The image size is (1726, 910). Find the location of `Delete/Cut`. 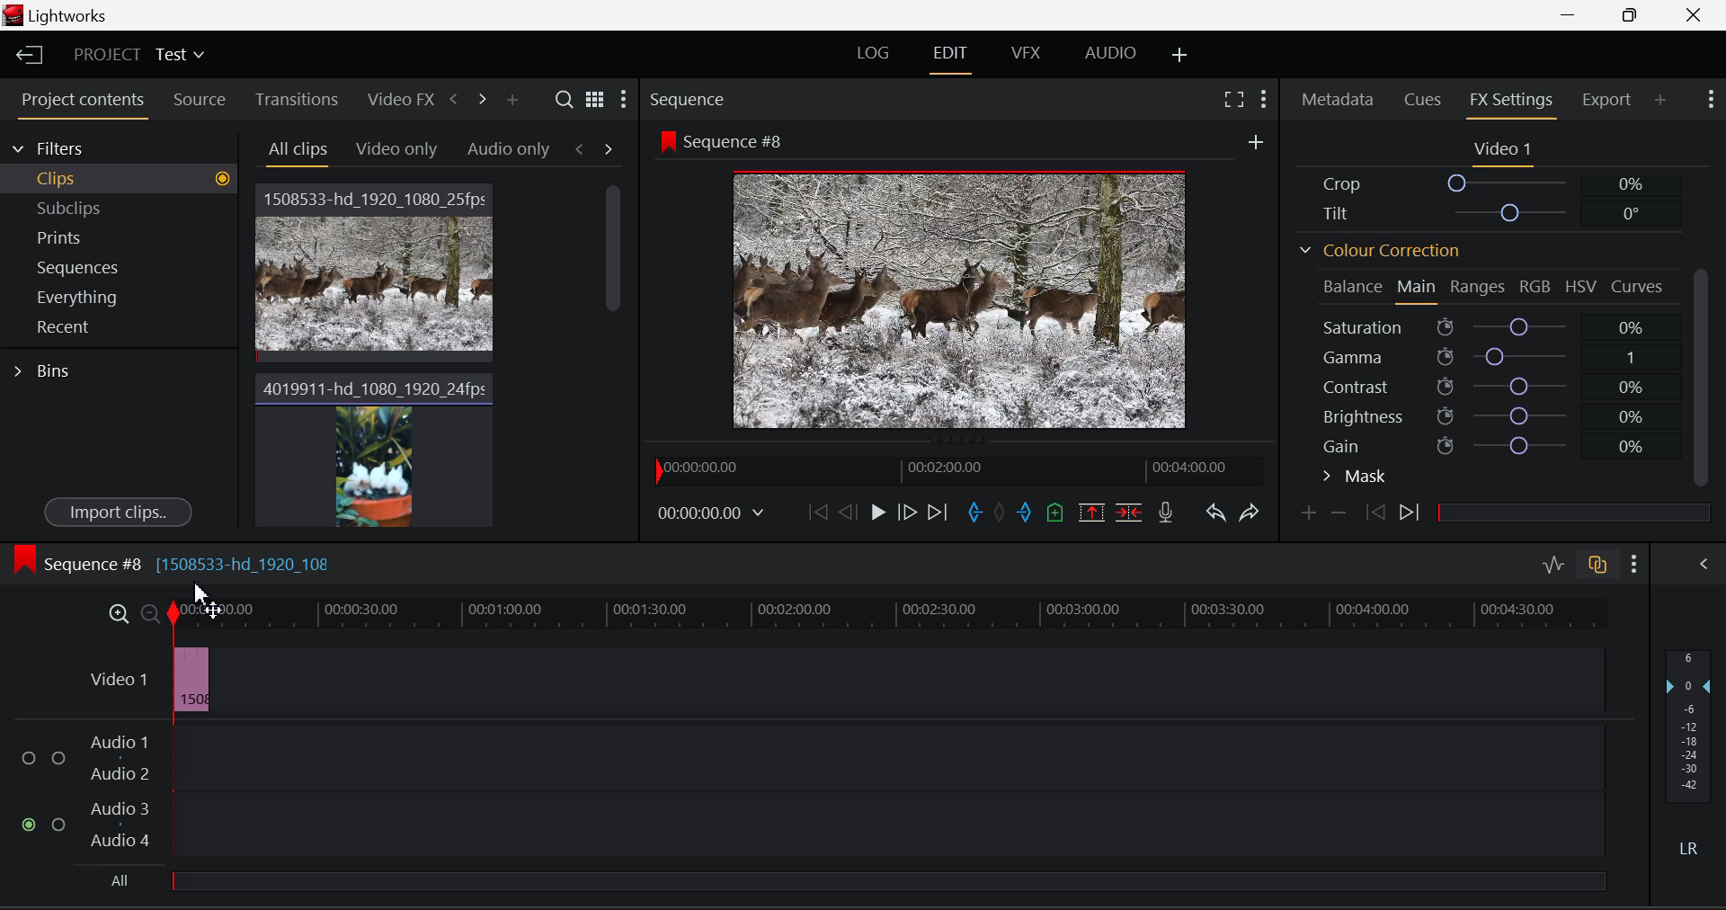

Delete/Cut is located at coordinates (1129, 513).